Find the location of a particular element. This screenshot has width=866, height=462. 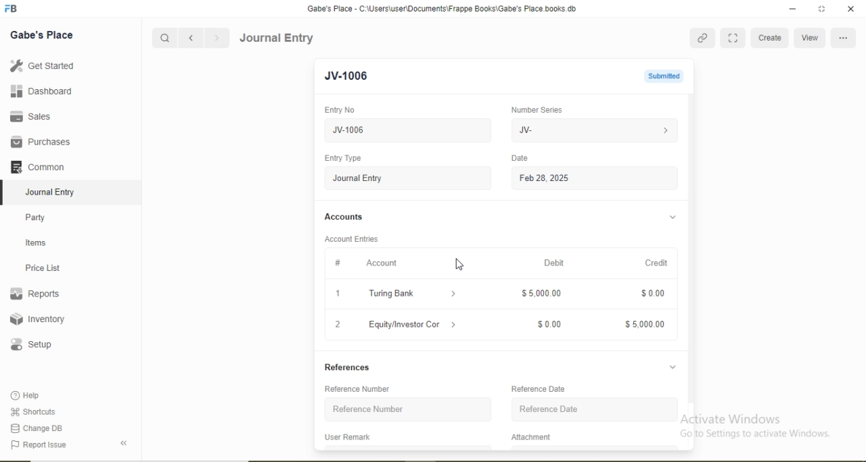

Reference Number is located at coordinates (369, 409).